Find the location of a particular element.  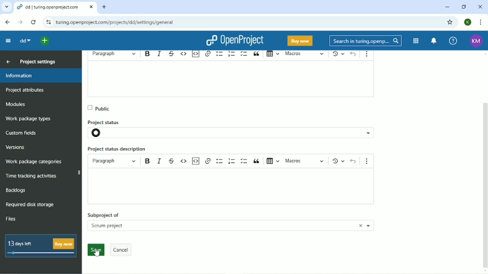

Forward is located at coordinates (20, 23).